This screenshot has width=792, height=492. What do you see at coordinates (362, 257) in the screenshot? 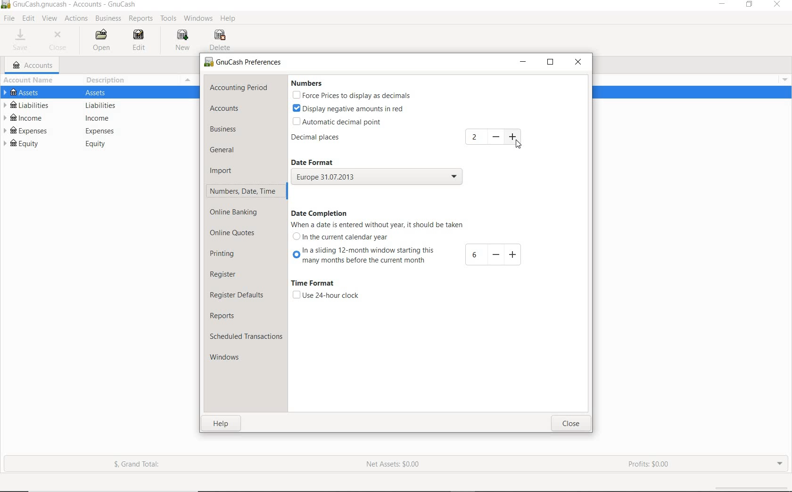
I see `in a sliding 12-month window starting this many months before the current month` at bounding box center [362, 257].